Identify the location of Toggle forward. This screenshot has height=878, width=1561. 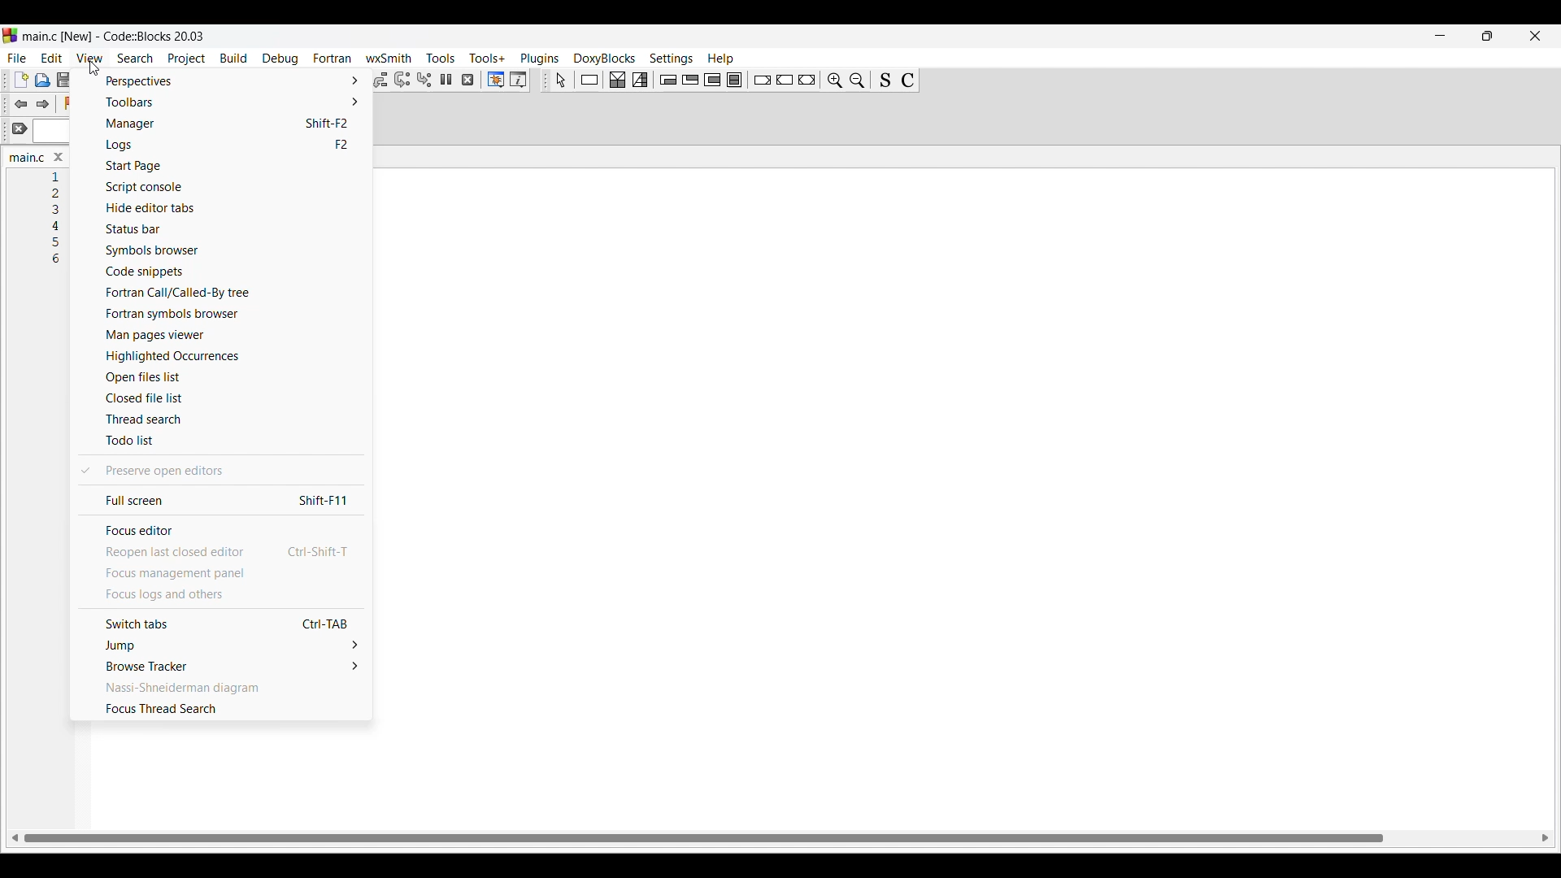
(43, 104).